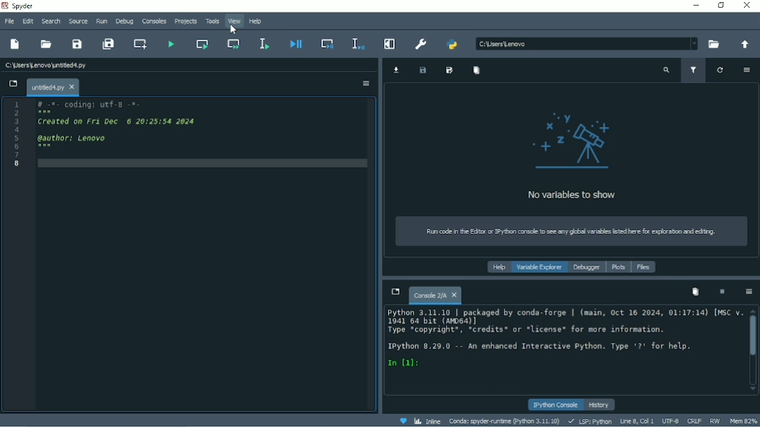 This screenshot has height=427, width=760. I want to click on Debug cell, so click(327, 44).